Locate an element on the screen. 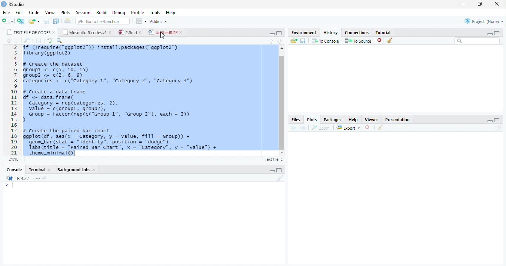 The width and height of the screenshot is (506, 266). connections is located at coordinates (356, 33).